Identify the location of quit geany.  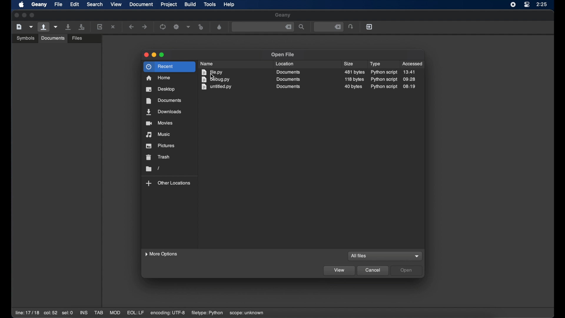
(370, 27).